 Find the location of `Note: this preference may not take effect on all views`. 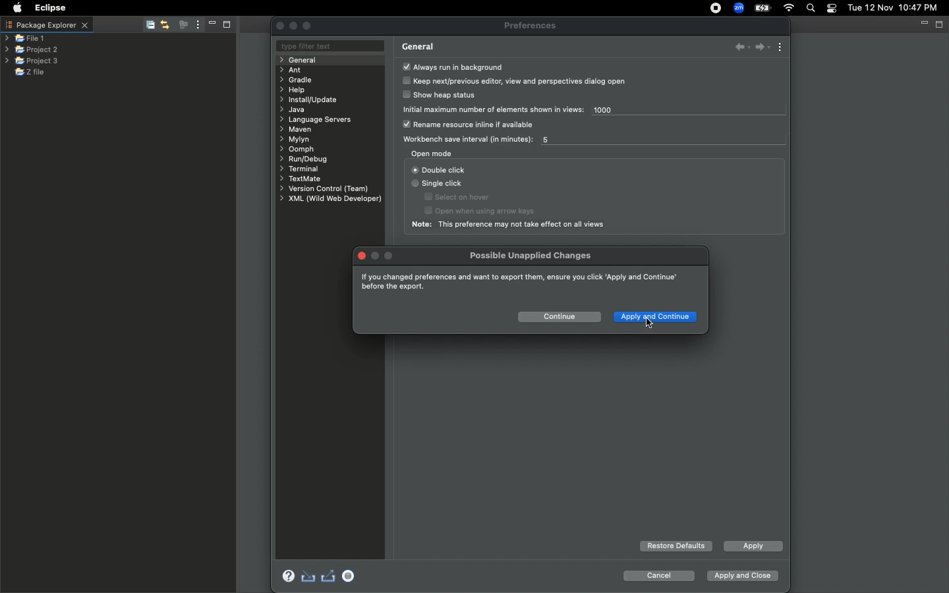

Note: this preference may not take effect on all views is located at coordinates (512, 225).